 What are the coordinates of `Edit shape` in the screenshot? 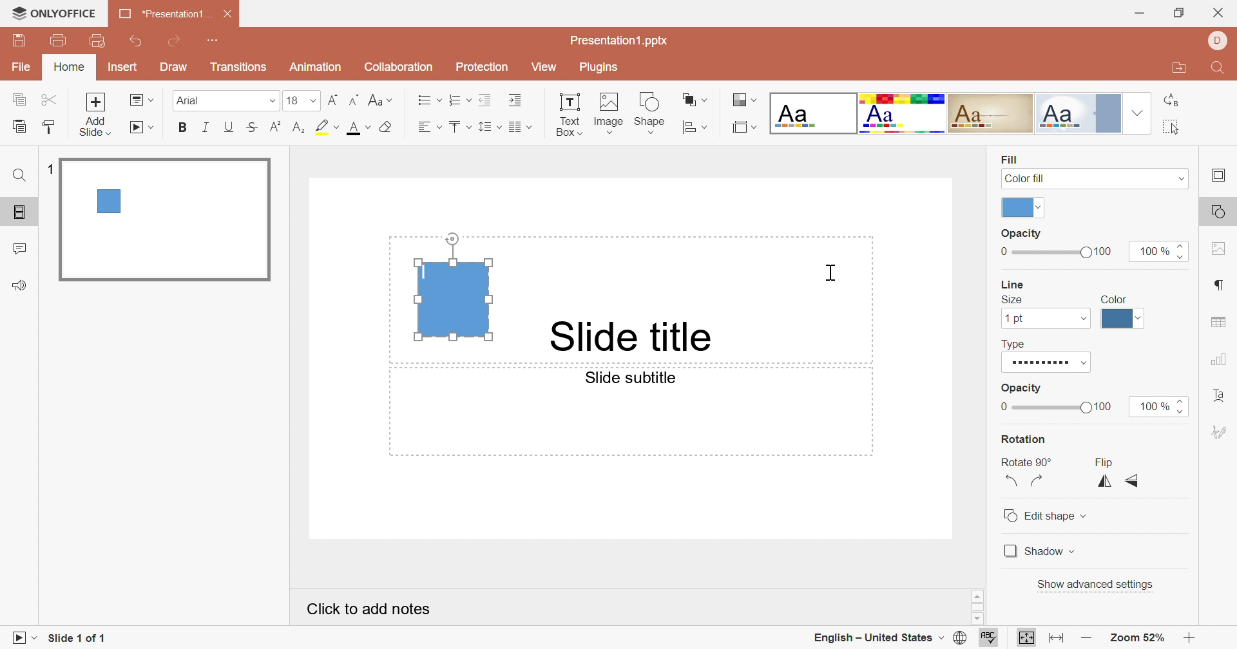 It's located at (1039, 516).